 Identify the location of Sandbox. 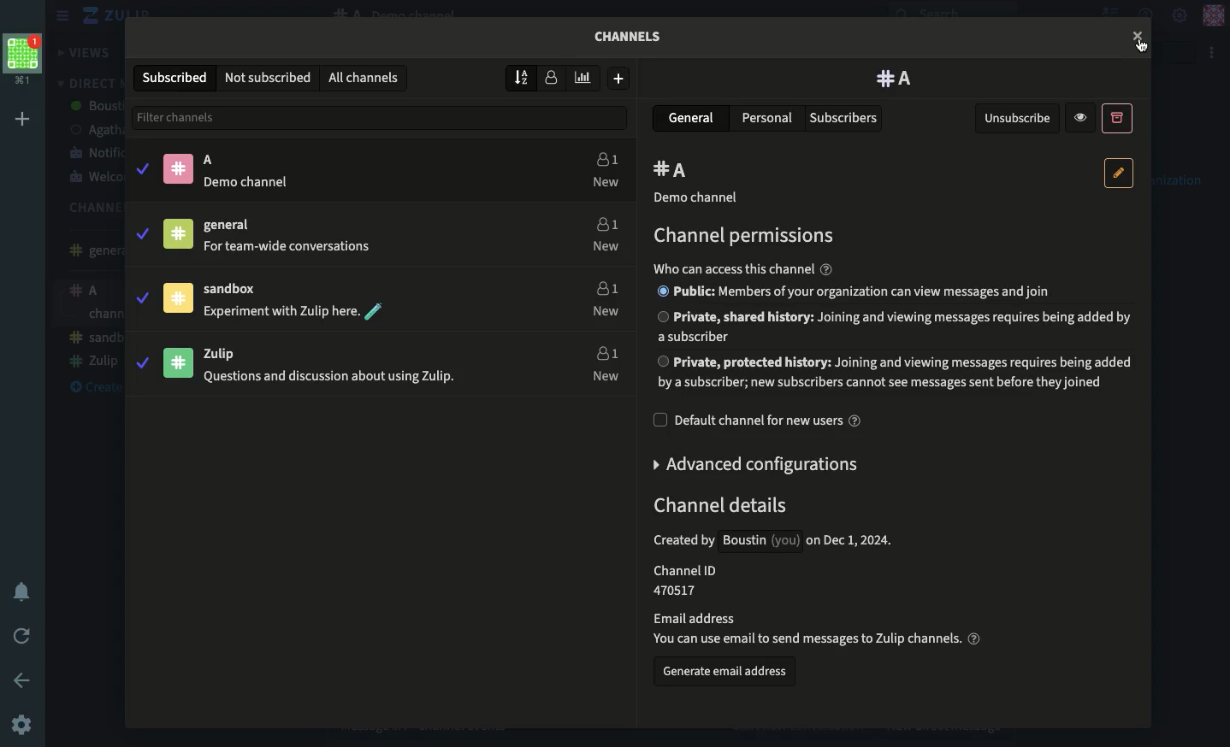
(351, 297).